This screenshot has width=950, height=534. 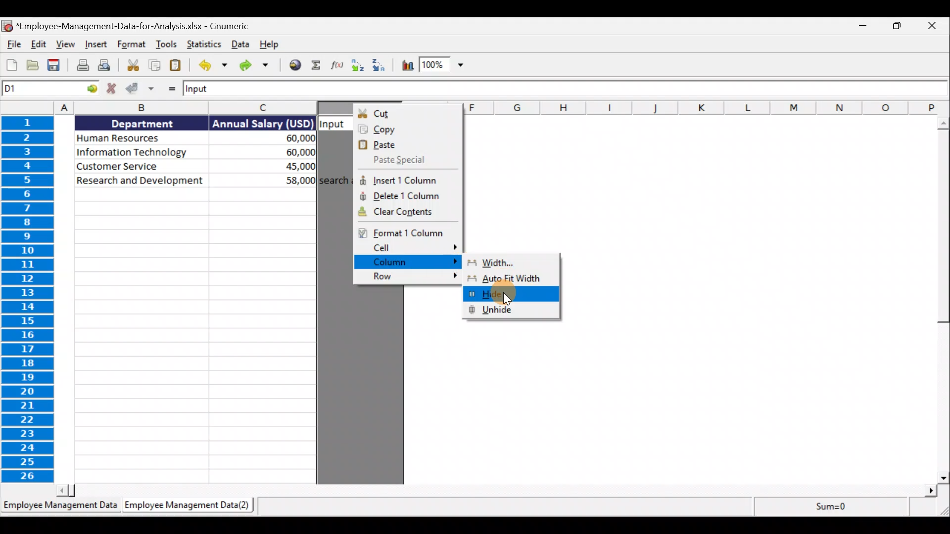 I want to click on Cancel change, so click(x=113, y=88).